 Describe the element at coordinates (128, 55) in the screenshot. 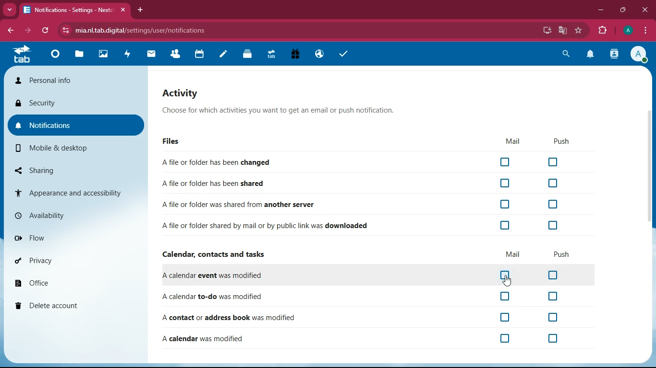

I see `activity` at that location.